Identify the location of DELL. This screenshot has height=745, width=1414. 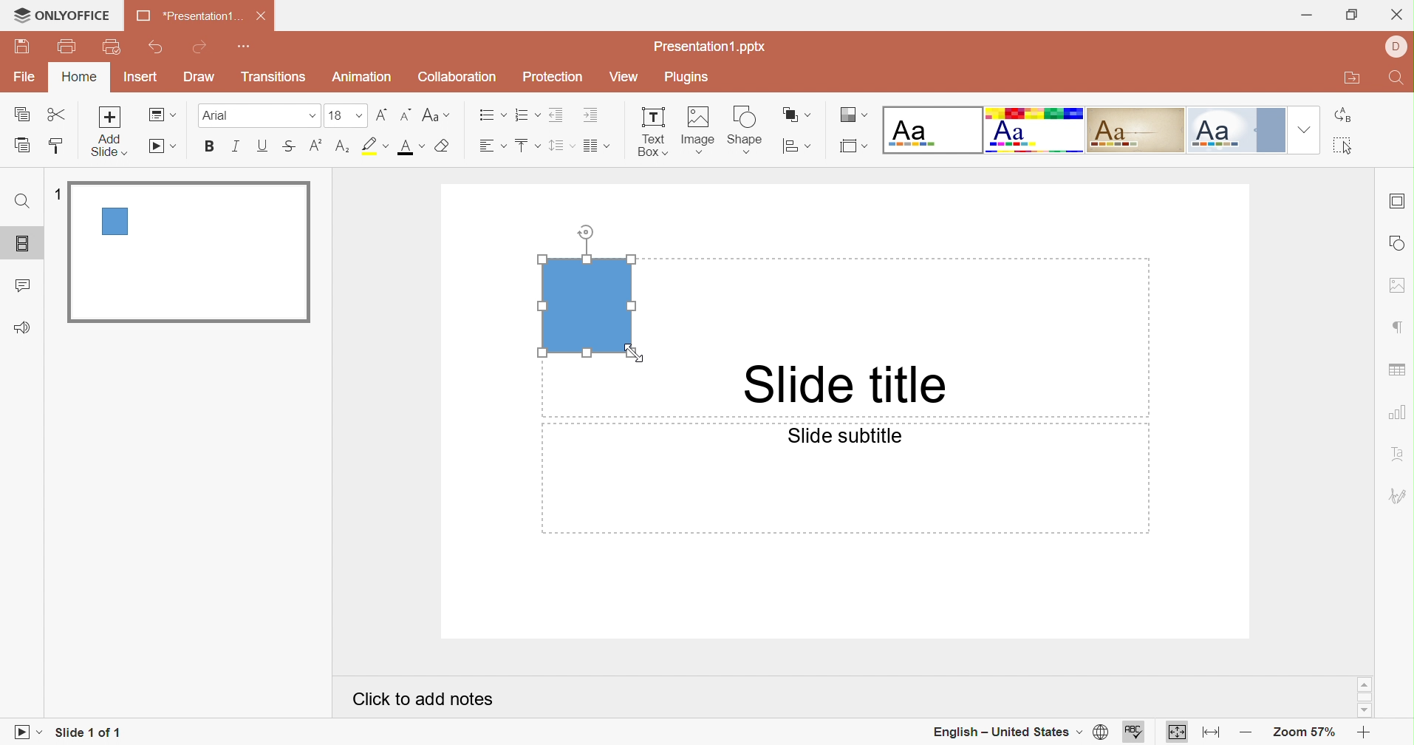
(1397, 47).